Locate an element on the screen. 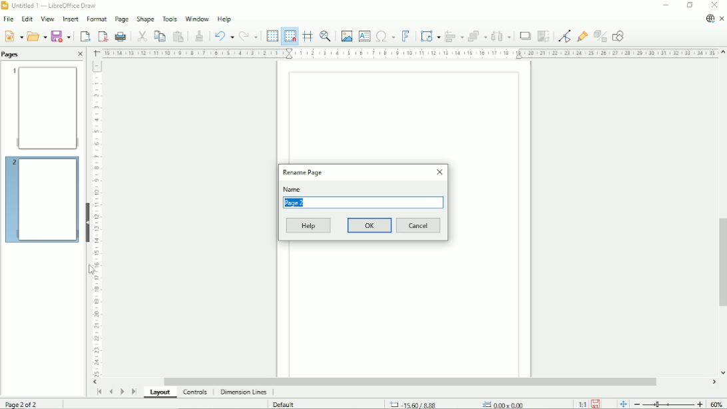 The image size is (727, 409). Hide is located at coordinates (88, 221).